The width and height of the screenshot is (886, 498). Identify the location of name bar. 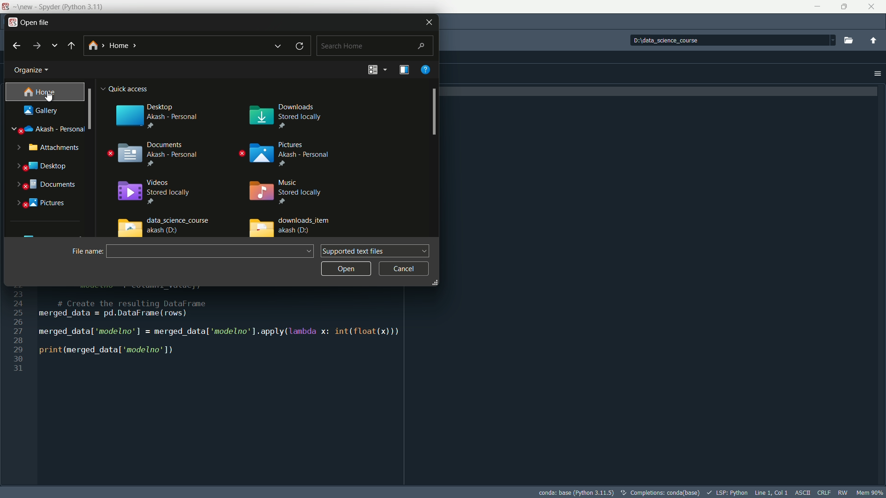
(204, 251).